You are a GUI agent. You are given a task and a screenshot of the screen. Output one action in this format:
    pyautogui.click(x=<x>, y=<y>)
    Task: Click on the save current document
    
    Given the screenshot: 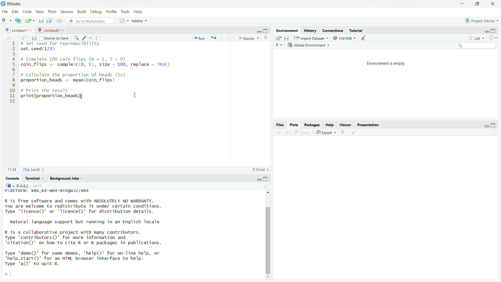 What is the action you would take?
    pyautogui.click(x=41, y=21)
    